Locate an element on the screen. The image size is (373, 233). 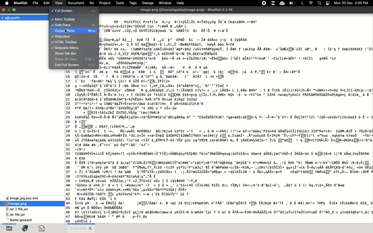
file is located at coordinates (35, 3).